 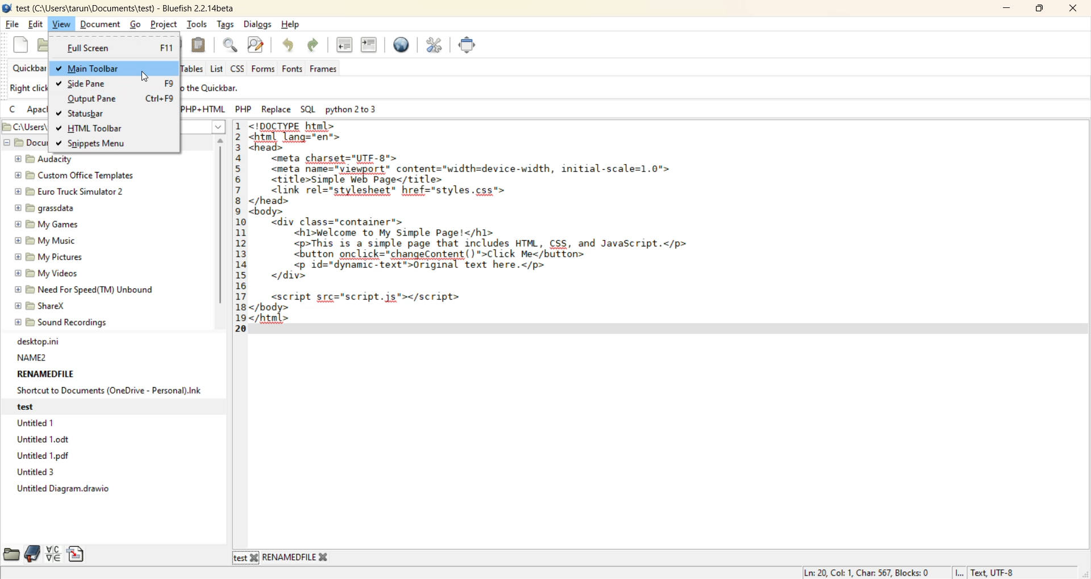 I want to click on fonts, so click(x=295, y=69).